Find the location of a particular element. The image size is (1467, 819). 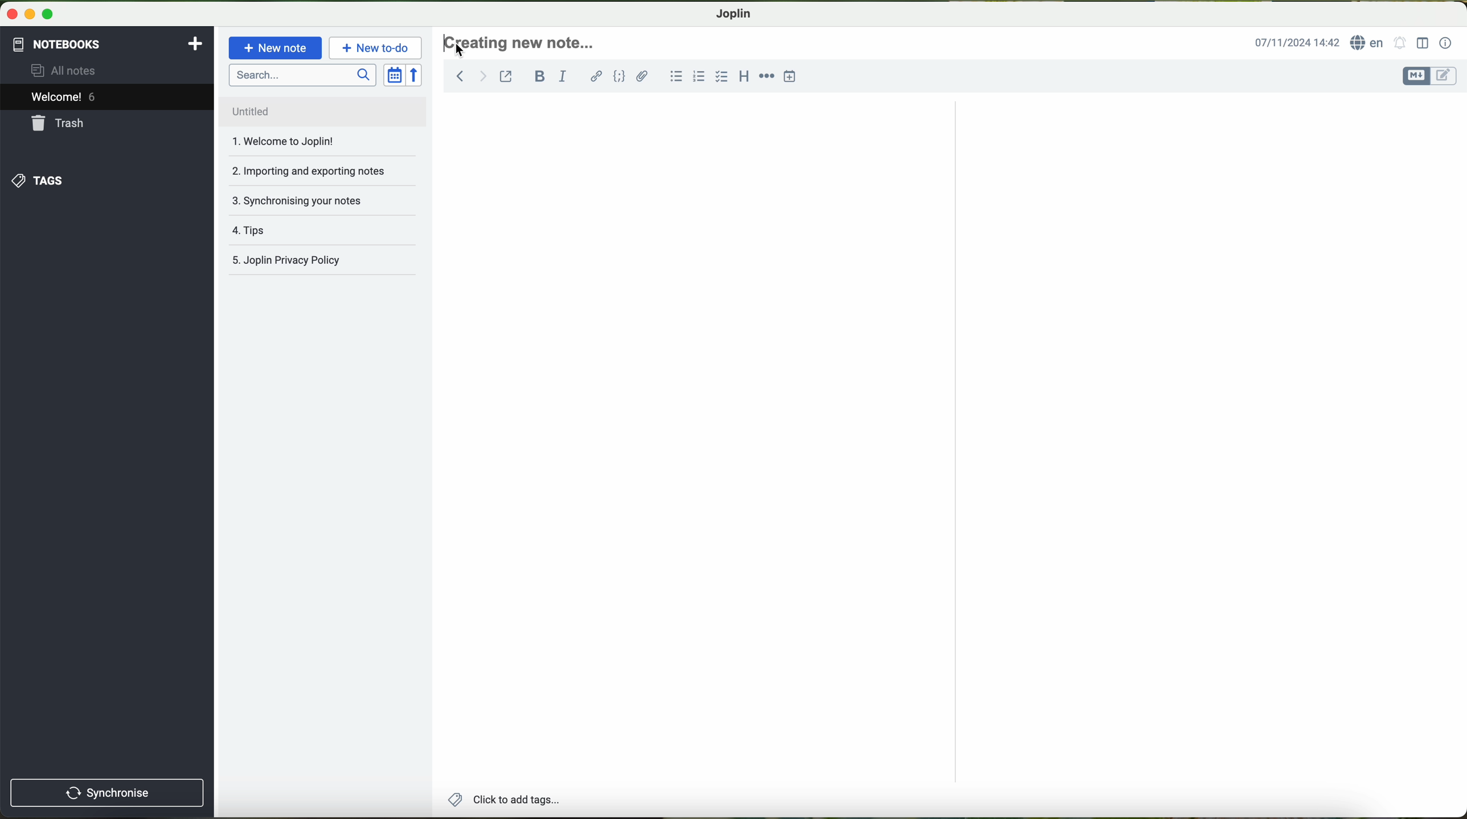

toggle editor layout is located at coordinates (1422, 43).